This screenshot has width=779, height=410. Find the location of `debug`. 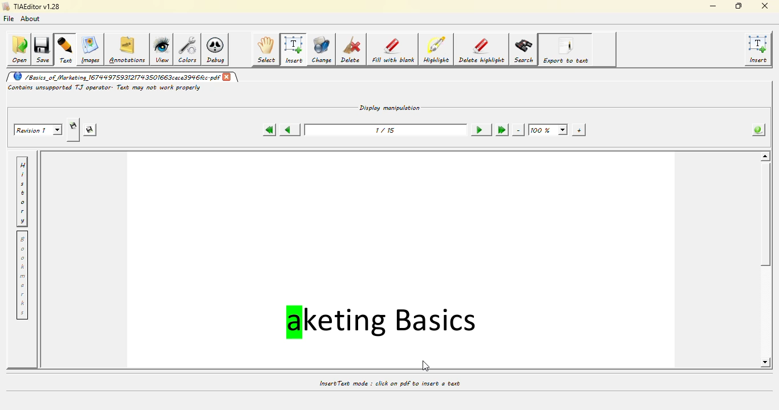

debug is located at coordinates (217, 51).